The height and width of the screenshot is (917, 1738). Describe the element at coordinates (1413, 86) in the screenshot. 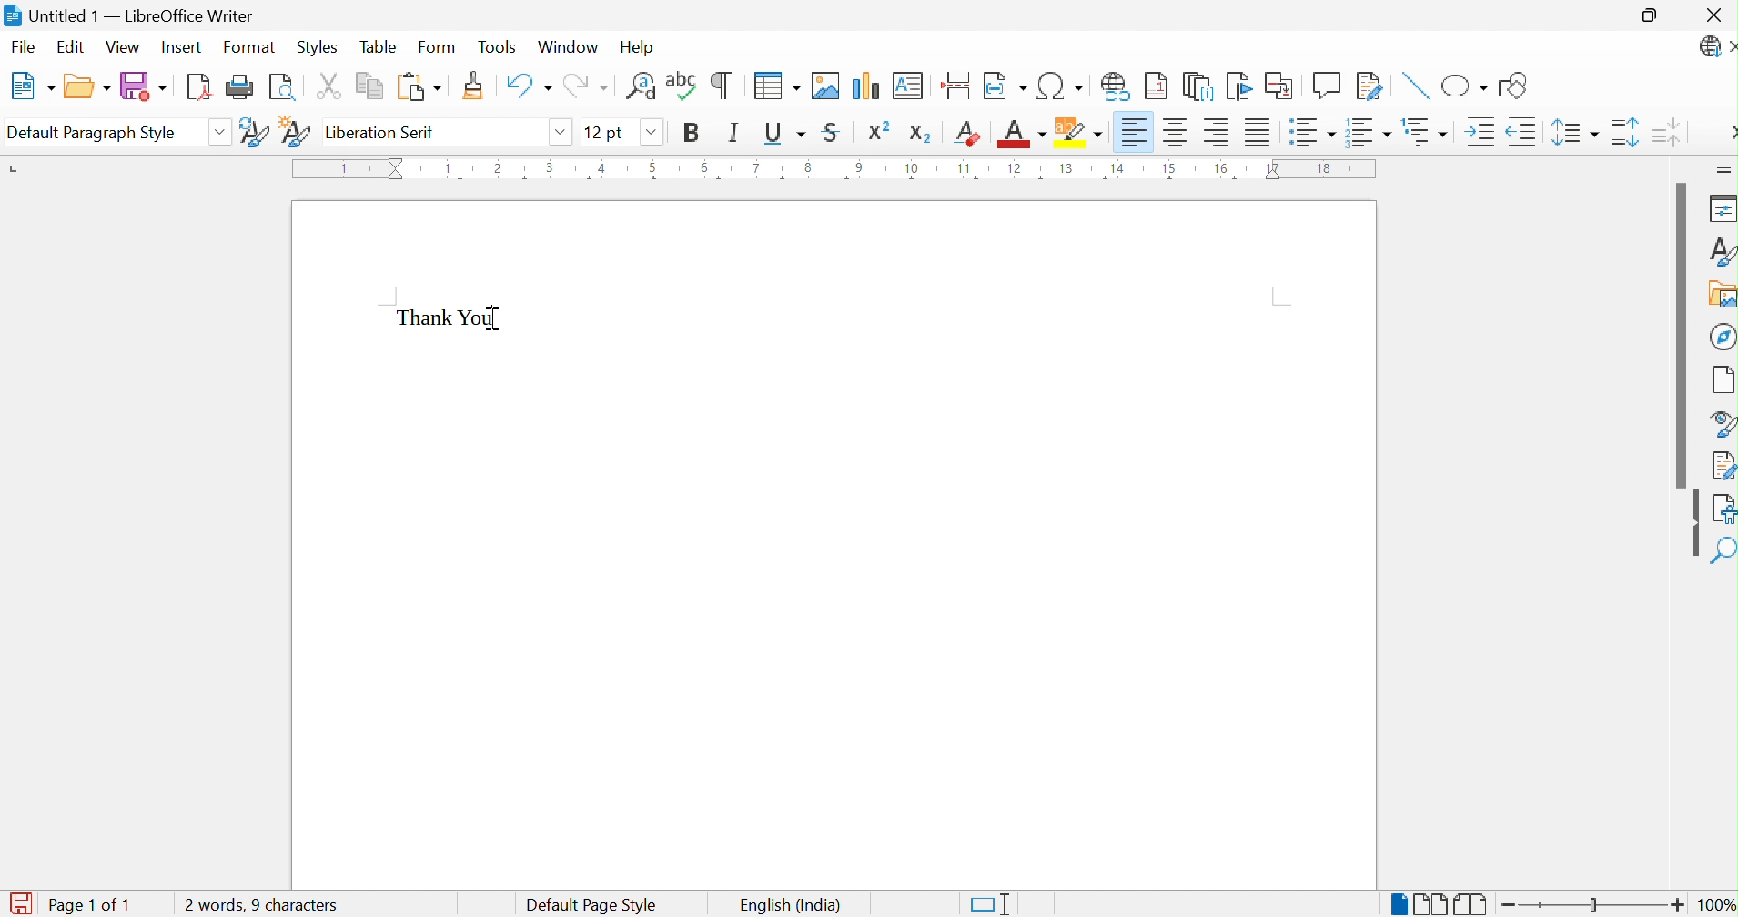

I see `Insert Line` at that location.